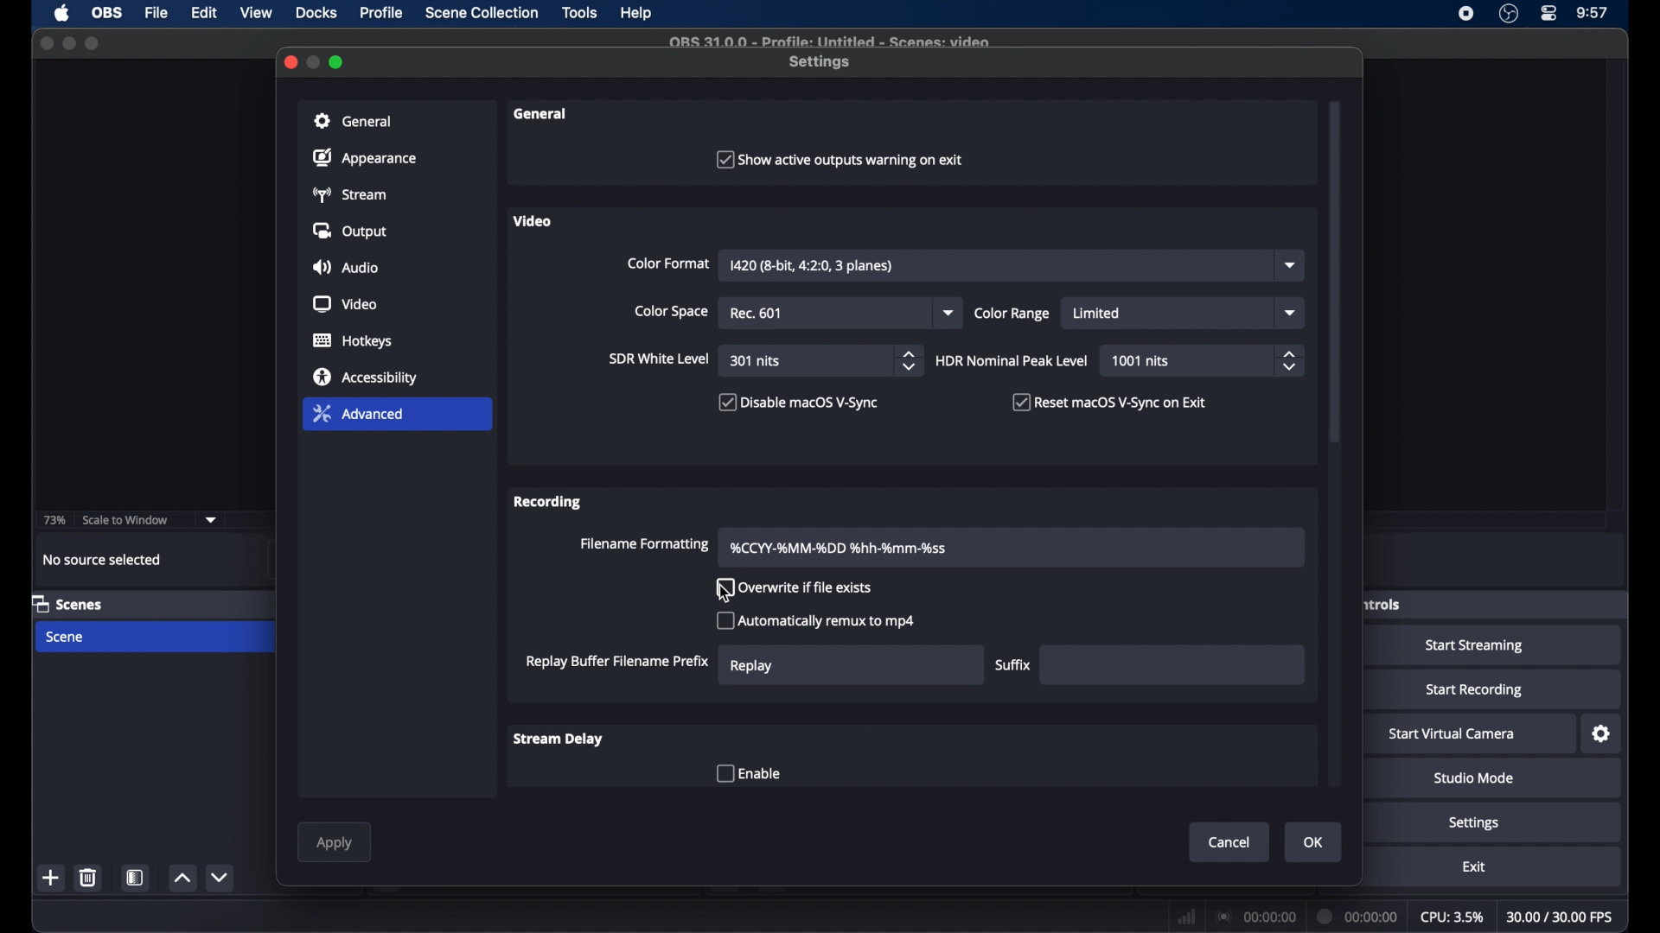 This screenshot has width=1660, height=933. I want to click on fps, so click(1561, 917).